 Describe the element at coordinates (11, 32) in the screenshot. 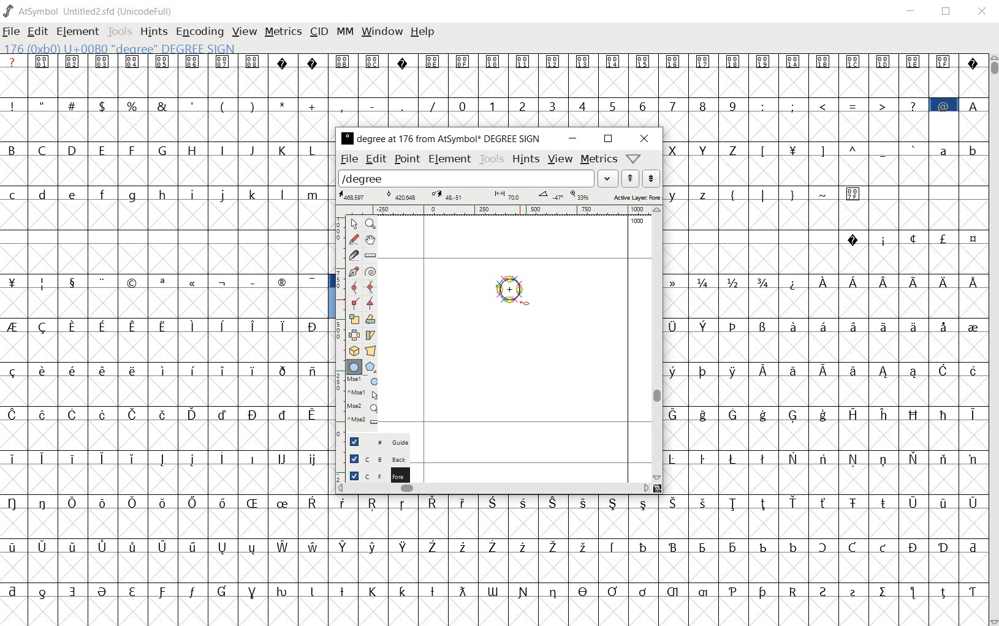

I see `file` at that location.